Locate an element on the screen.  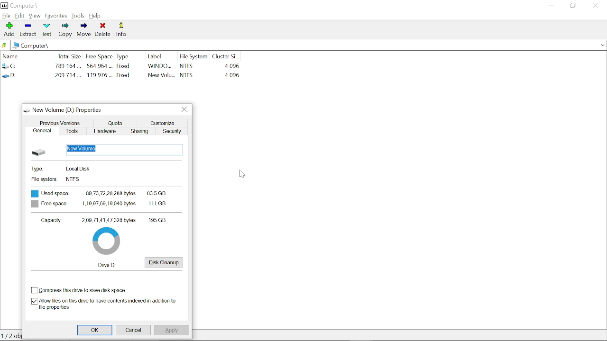
look is located at coordinates (79, 16).